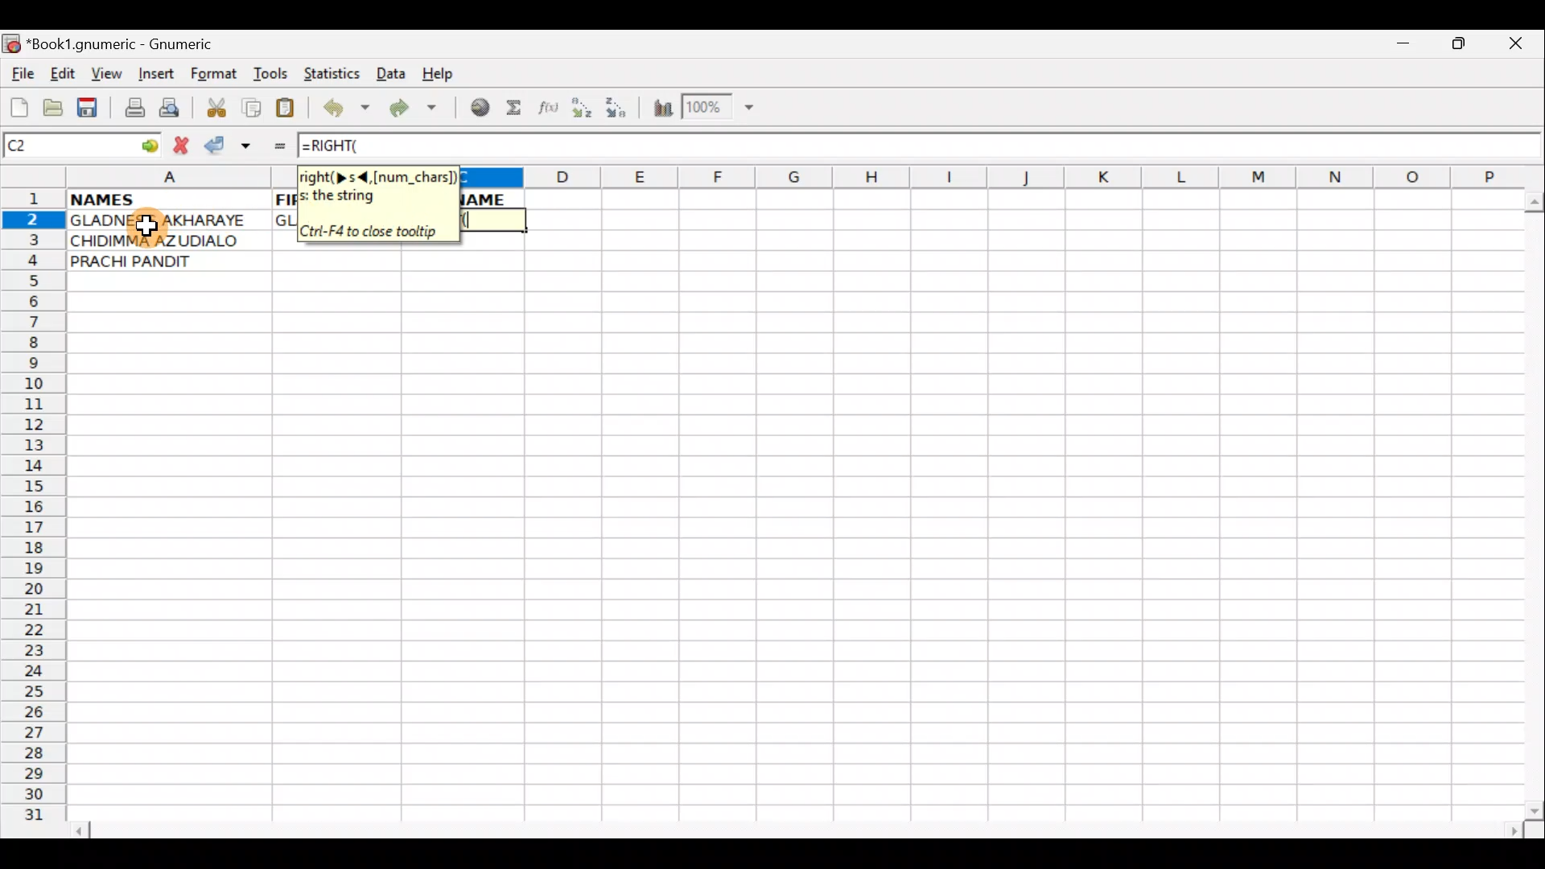  Describe the element at coordinates (1520, 47) in the screenshot. I see `Close` at that location.